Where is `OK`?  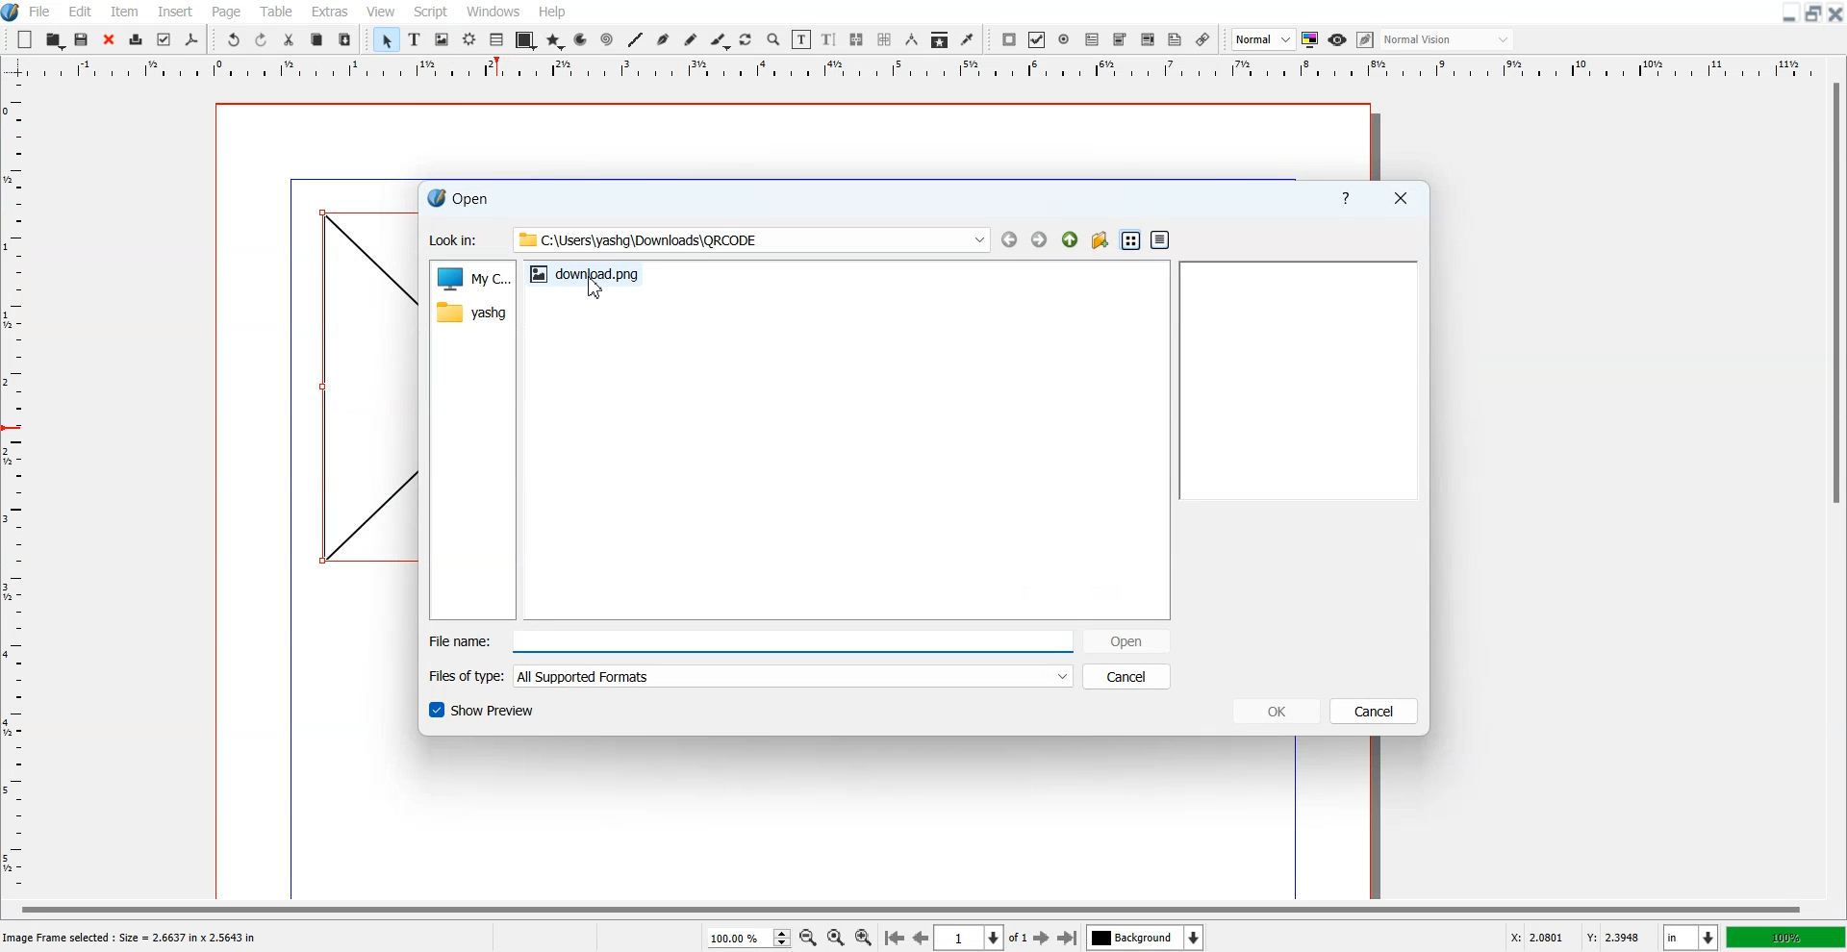 OK is located at coordinates (1276, 710).